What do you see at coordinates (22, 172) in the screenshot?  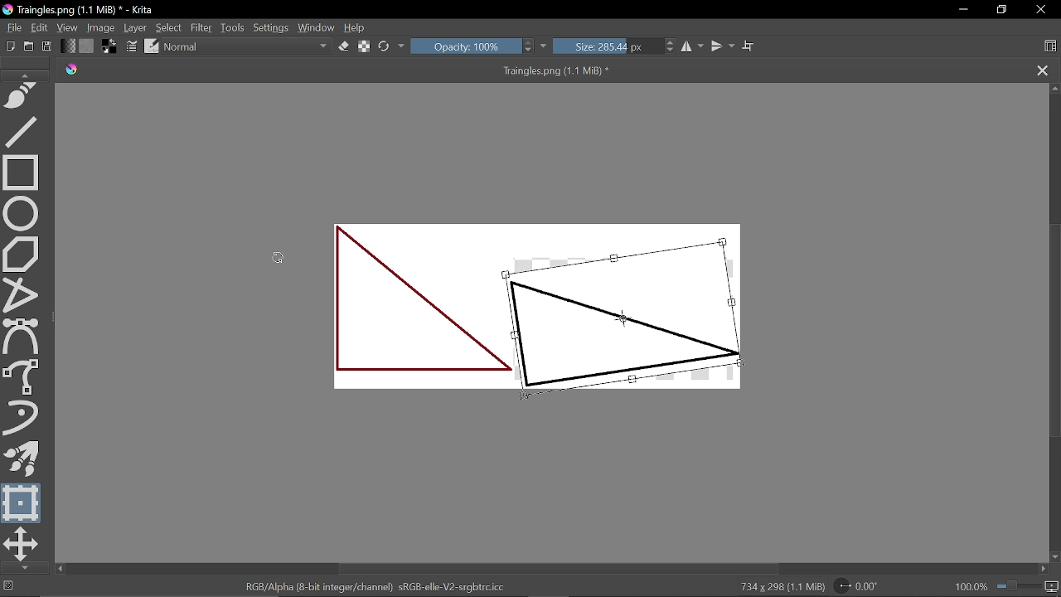 I see `Rectangle tool` at bounding box center [22, 172].